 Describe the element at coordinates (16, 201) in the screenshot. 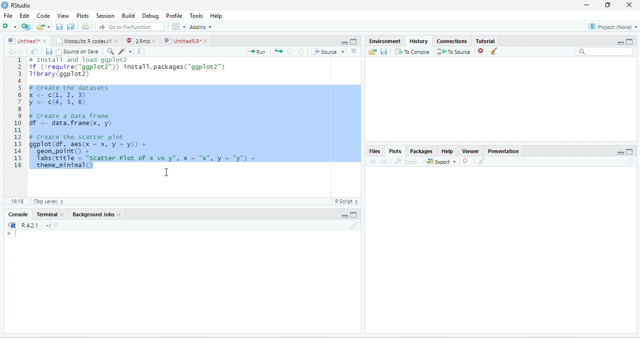

I see `1:1` at that location.